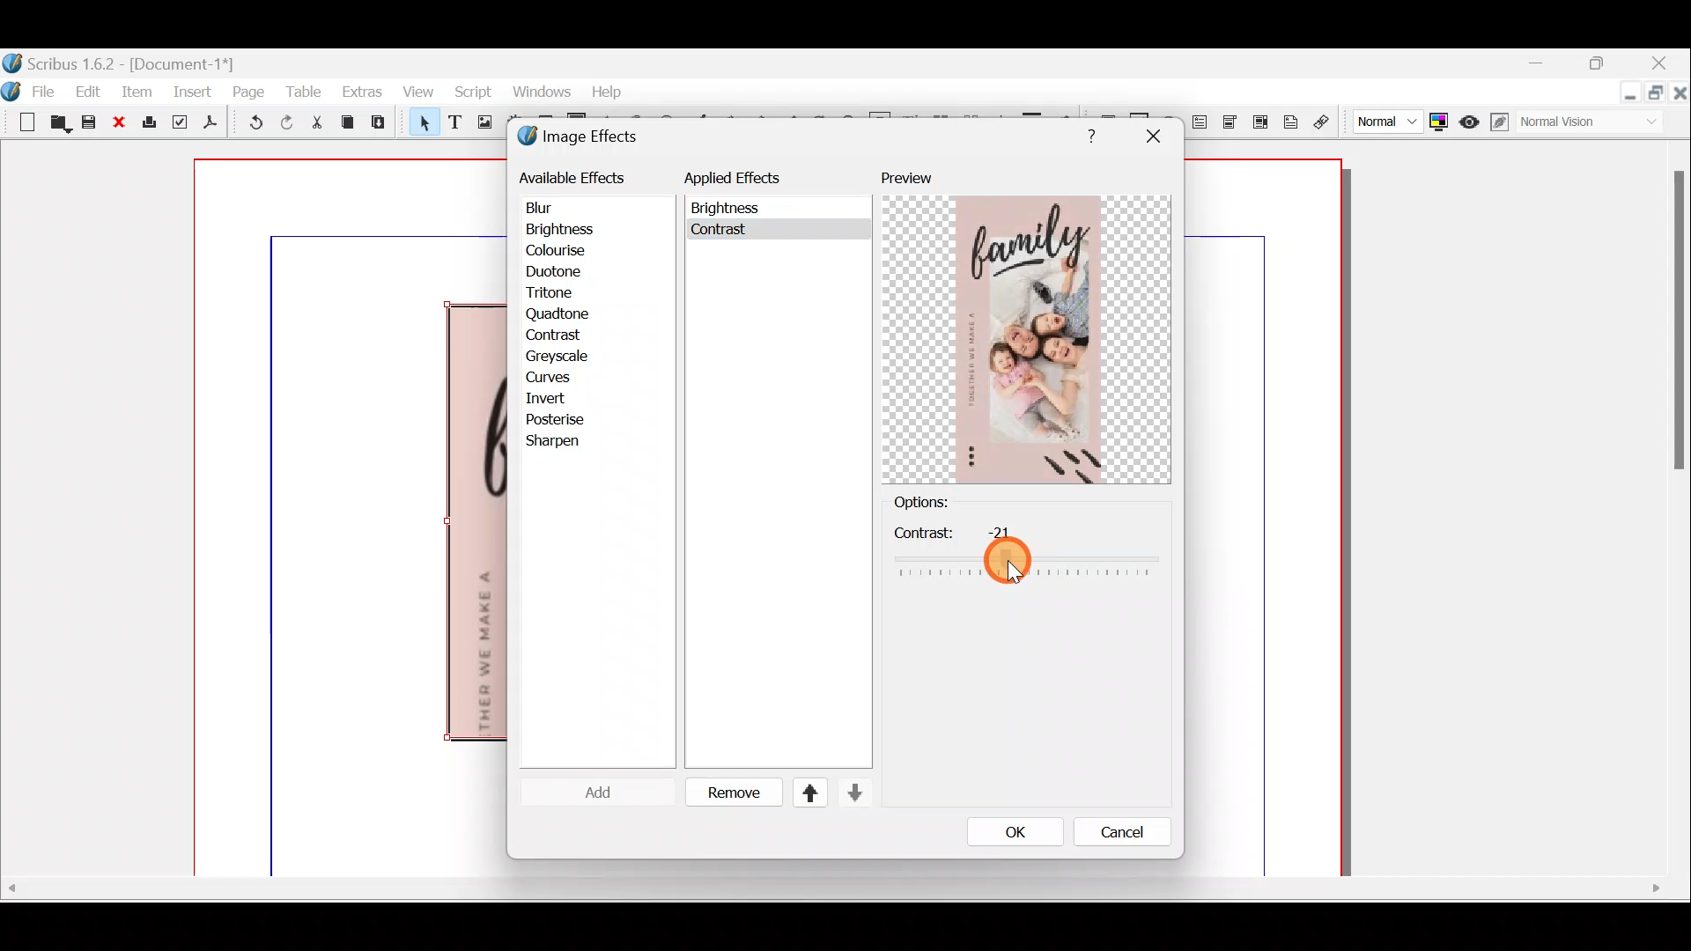 The width and height of the screenshot is (1691, 951). I want to click on Invert, so click(562, 397).